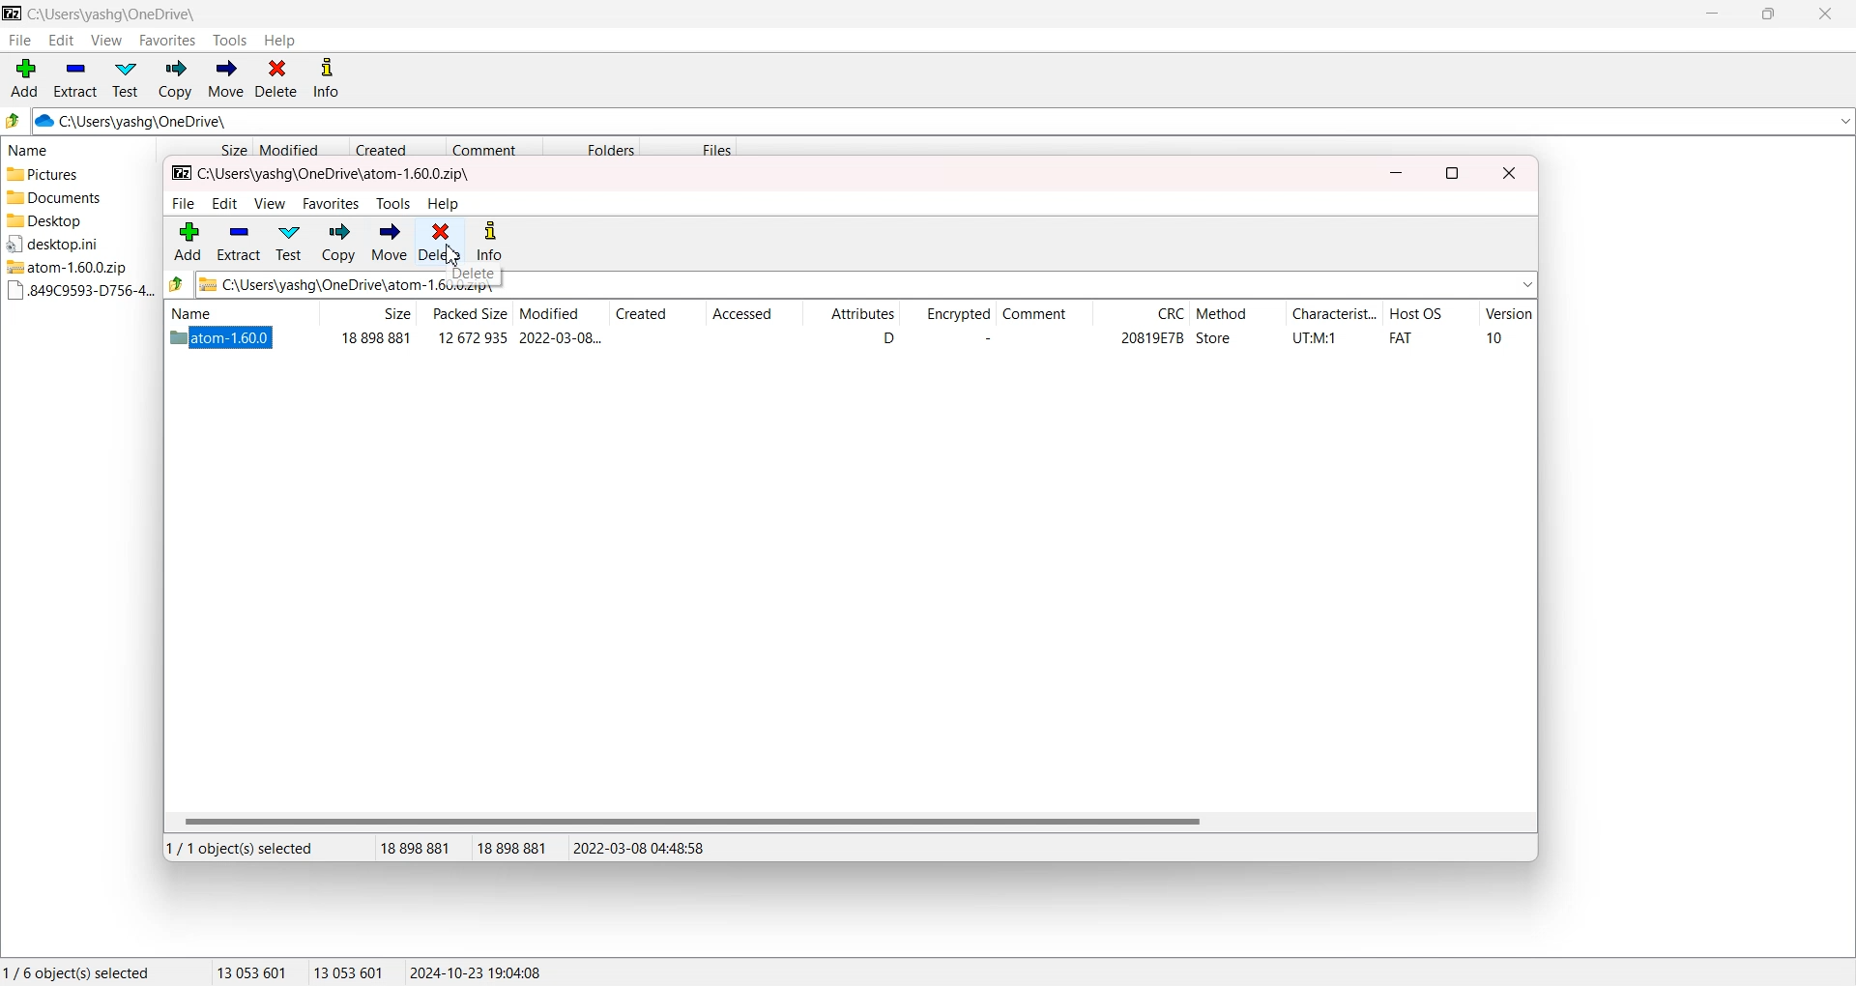 This screenshot has width=1856, height=986. What do you see at coordinates (1431, 315) in the screenshot?
I see `Host OS` at bounding box center [1431, 315].